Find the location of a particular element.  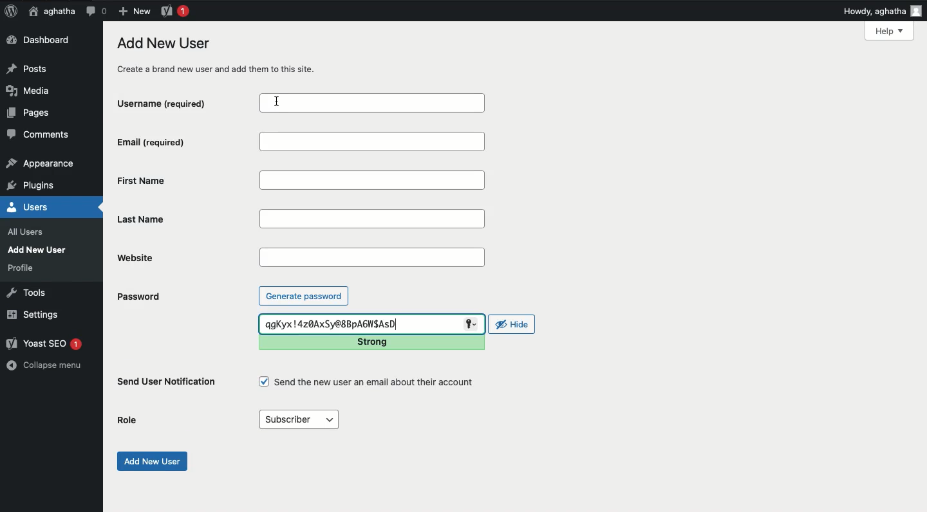

appearance is located at coordinates (41, 165).